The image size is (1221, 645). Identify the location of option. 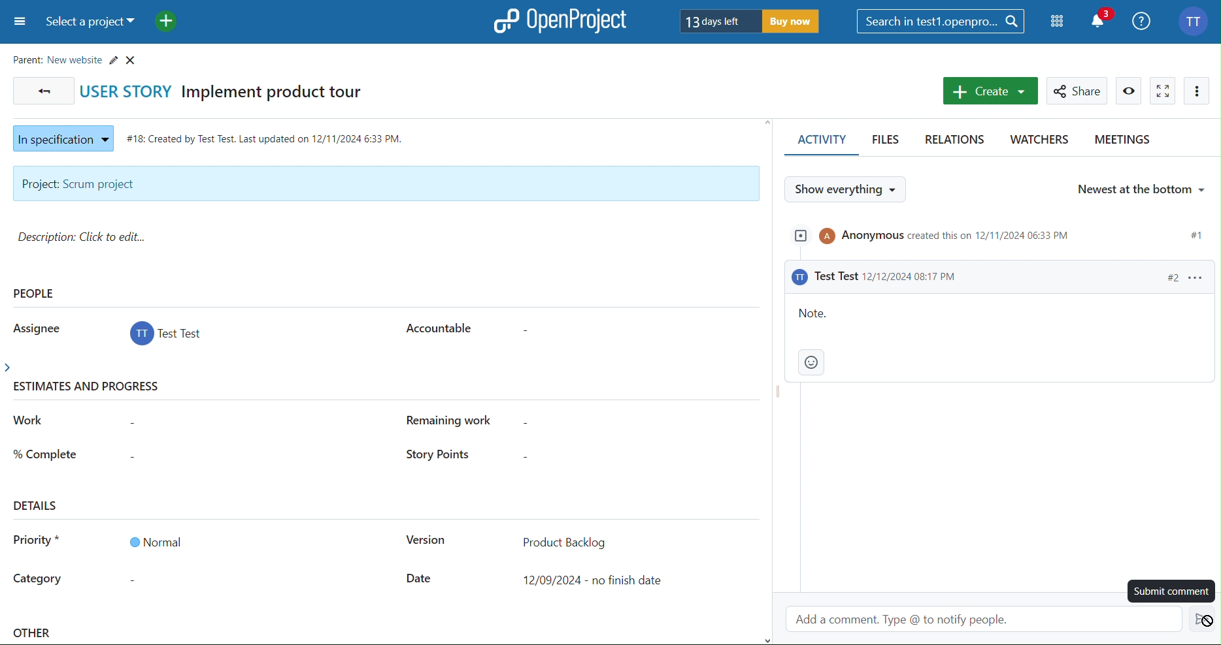
(1196, 277).